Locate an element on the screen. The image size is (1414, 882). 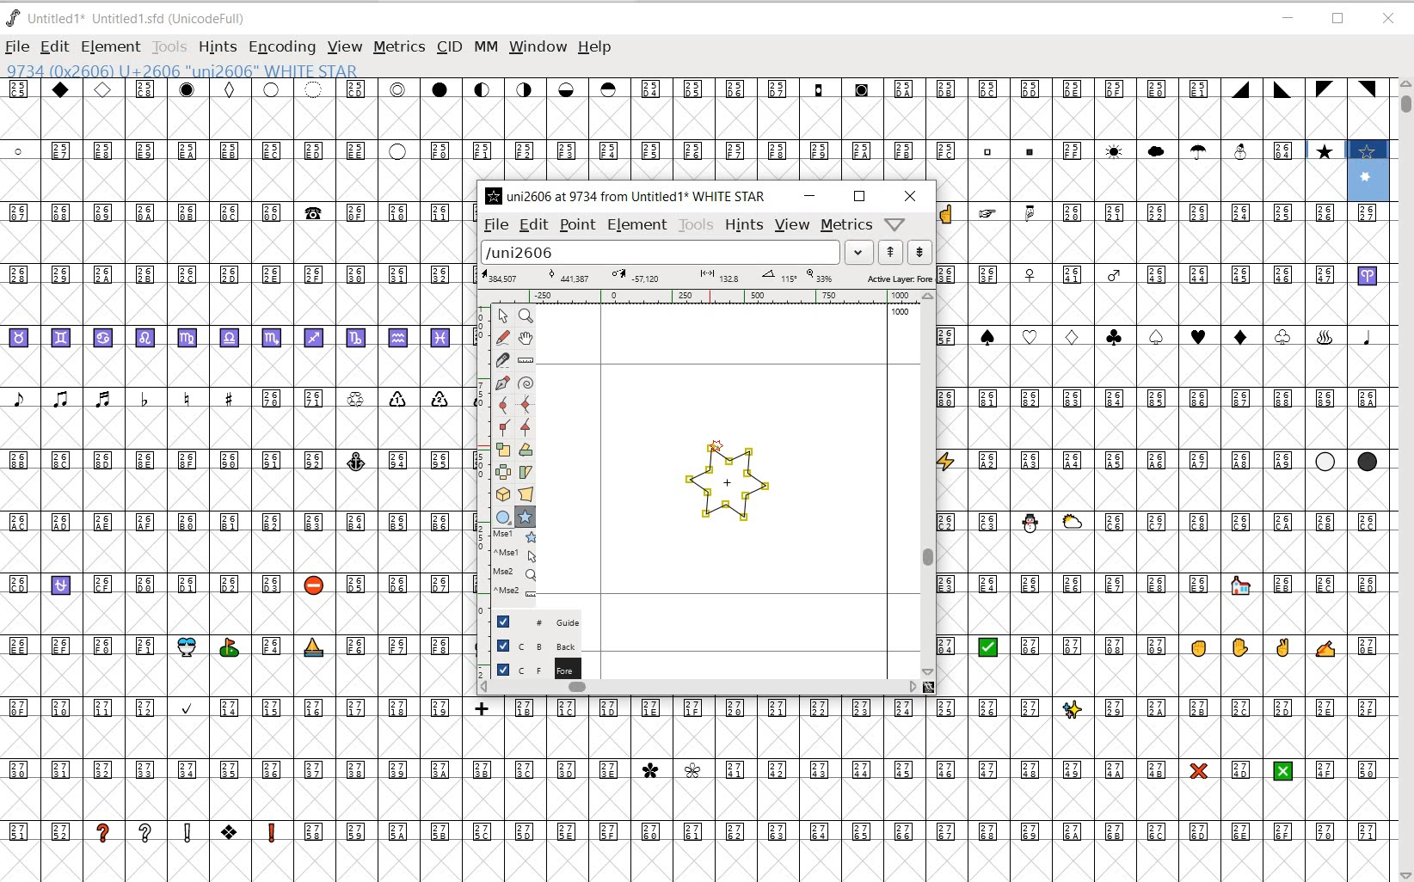
EDIT is located at coordinates (53, 48).